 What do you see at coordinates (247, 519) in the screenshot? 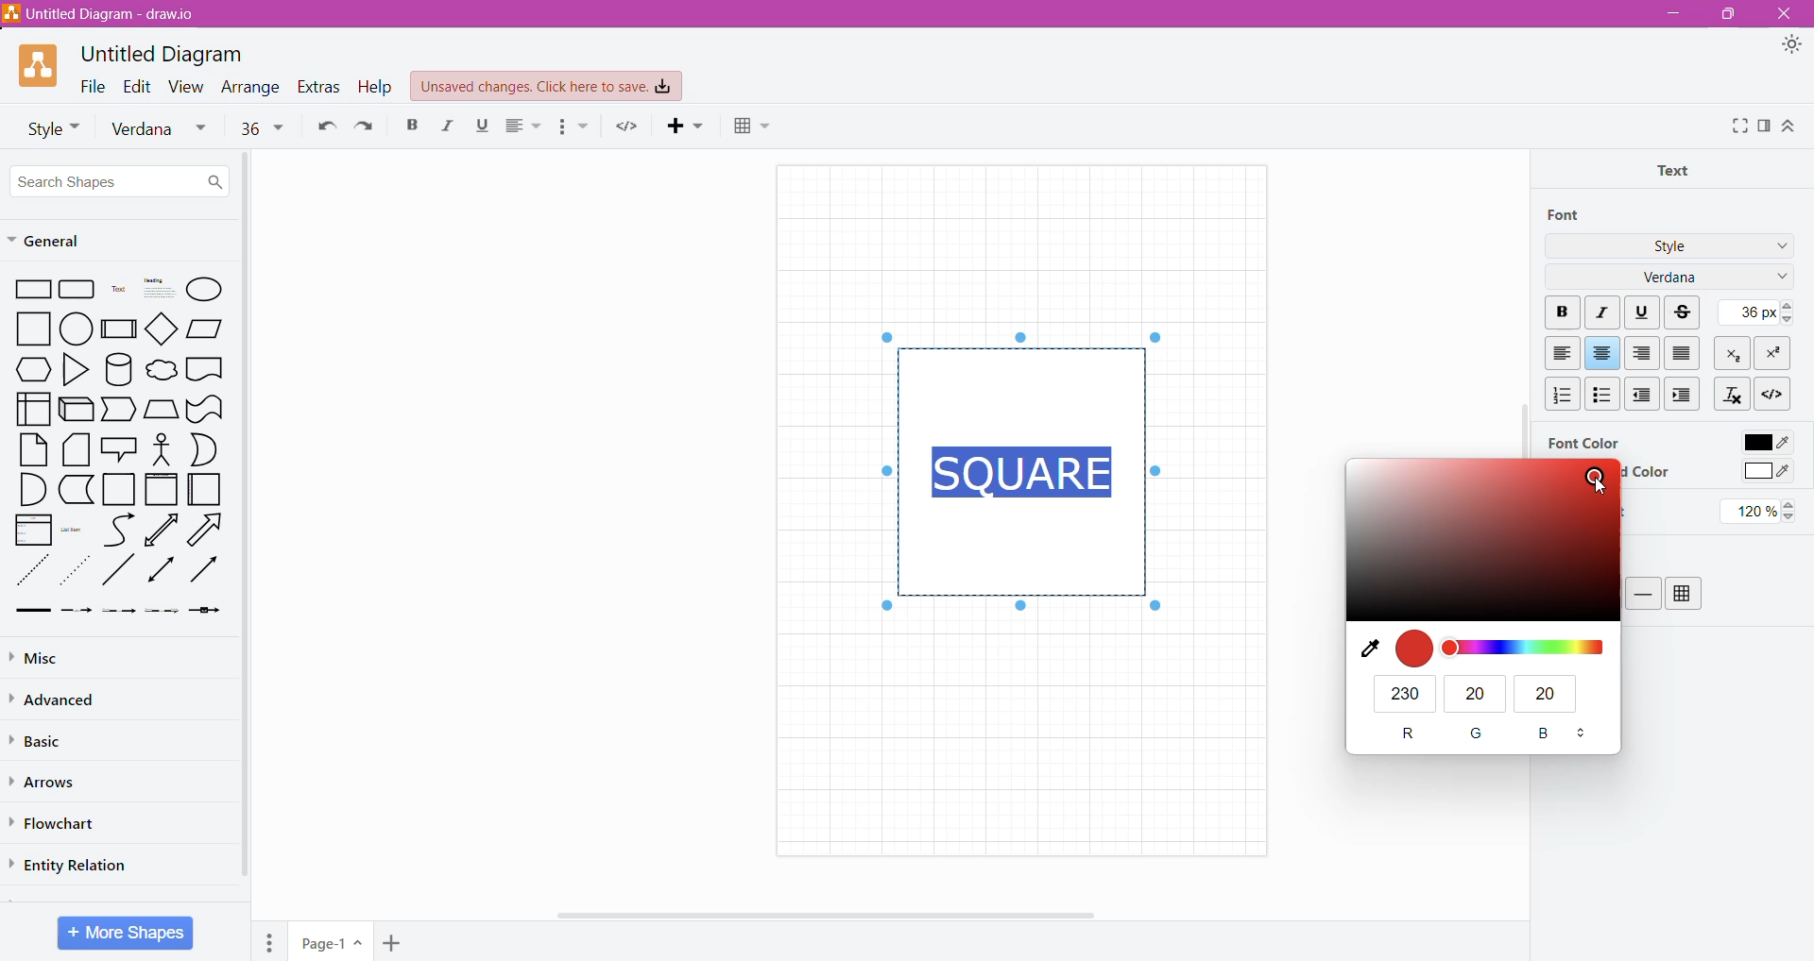
I see `Vertical Scroll Bar` at bounding box center [247, 519].